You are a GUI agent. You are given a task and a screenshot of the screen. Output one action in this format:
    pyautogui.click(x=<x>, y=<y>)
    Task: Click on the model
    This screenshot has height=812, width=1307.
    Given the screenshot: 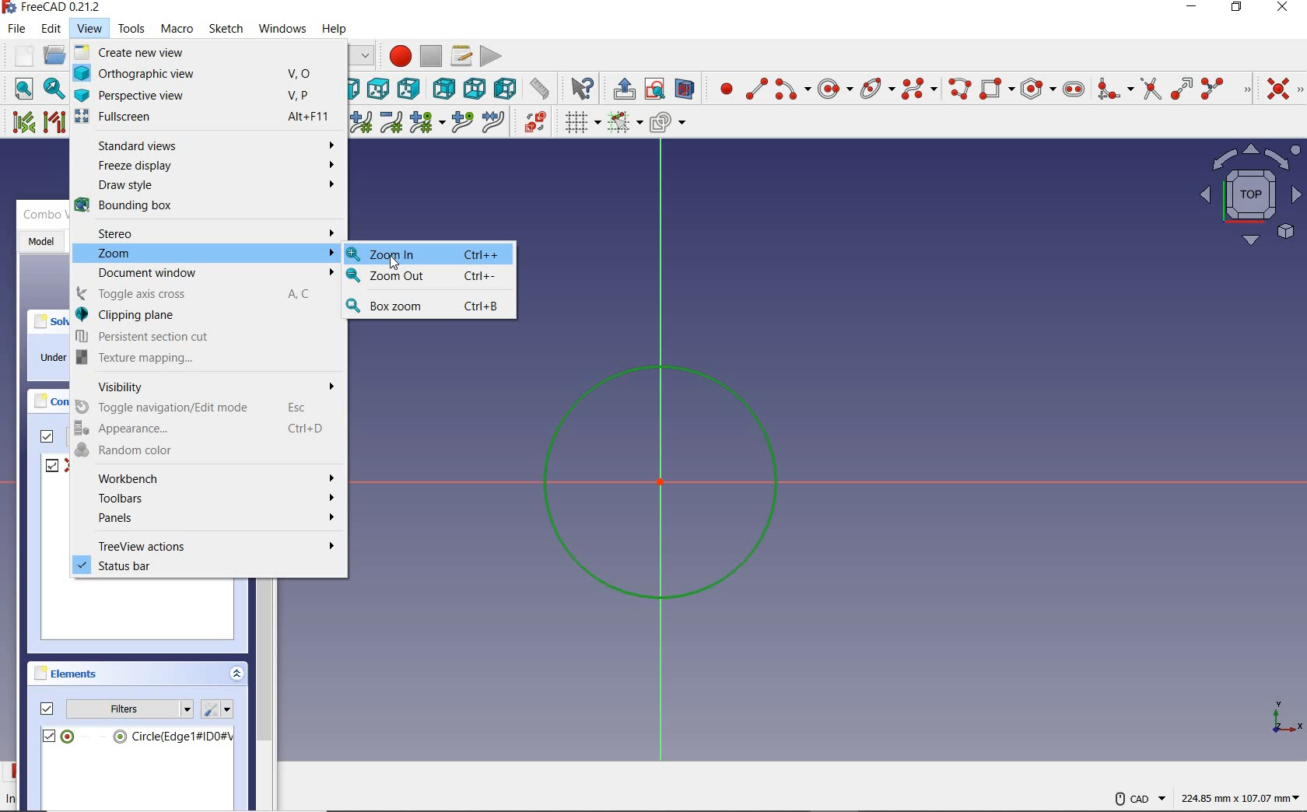 What is the action you would take?
    pyautogui.click(x=40, y=243)
    